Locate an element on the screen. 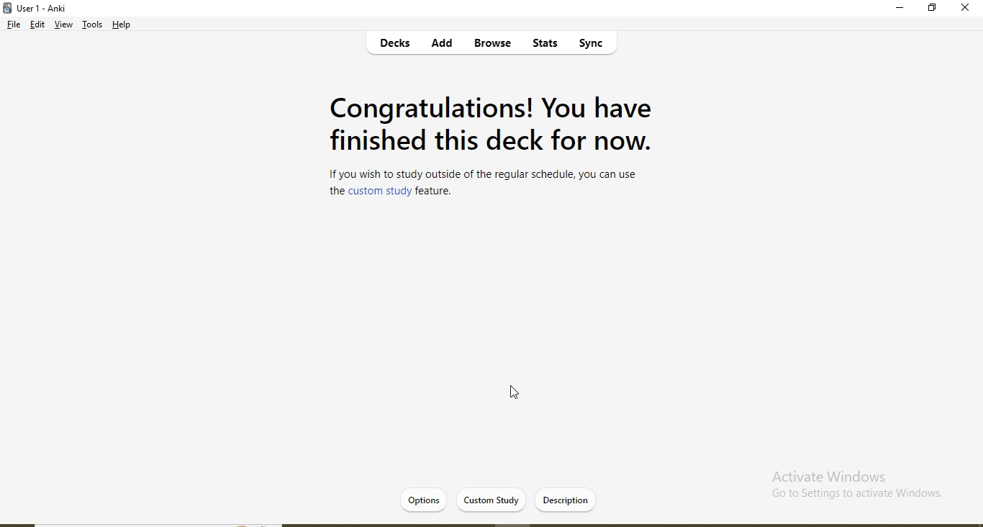 Image resolution: width=983 pixels, height=527 pixels. file is located at coordinates (12, 26).